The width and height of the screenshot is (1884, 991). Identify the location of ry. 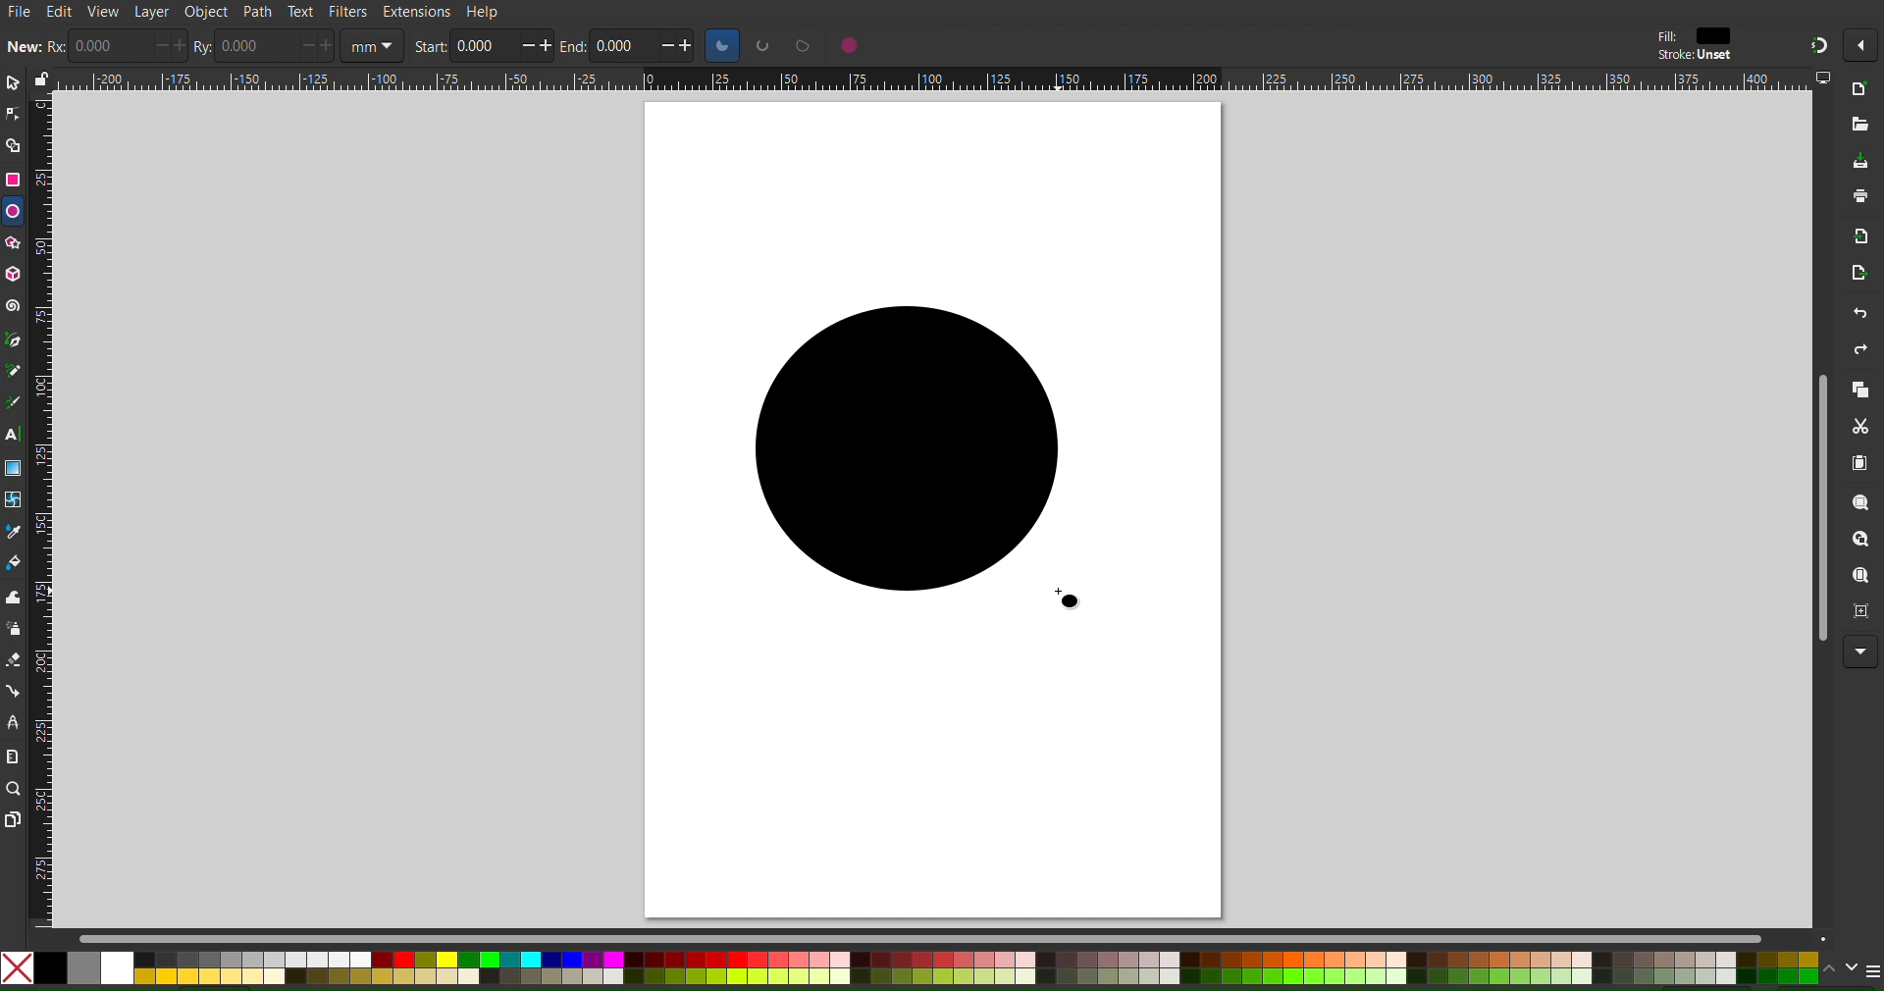
(200, 50).